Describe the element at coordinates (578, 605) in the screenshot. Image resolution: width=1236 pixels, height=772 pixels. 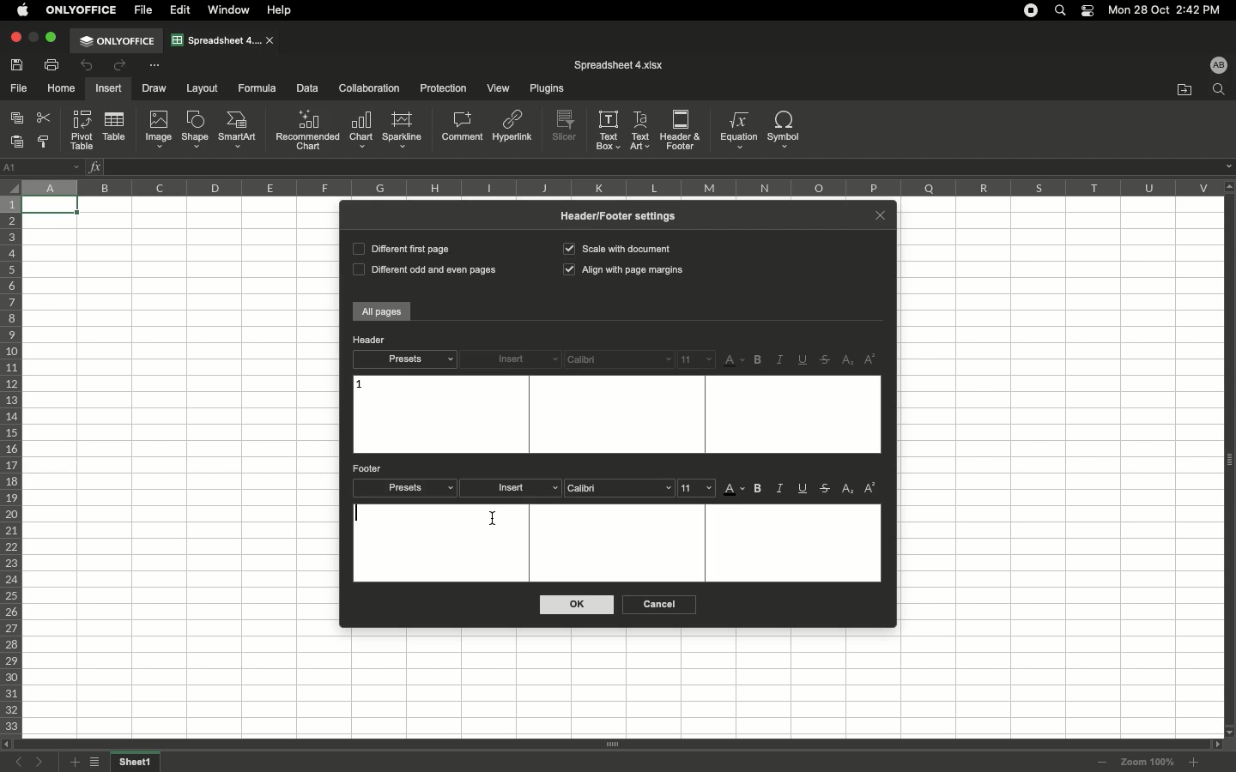
I see `OK` at that location.